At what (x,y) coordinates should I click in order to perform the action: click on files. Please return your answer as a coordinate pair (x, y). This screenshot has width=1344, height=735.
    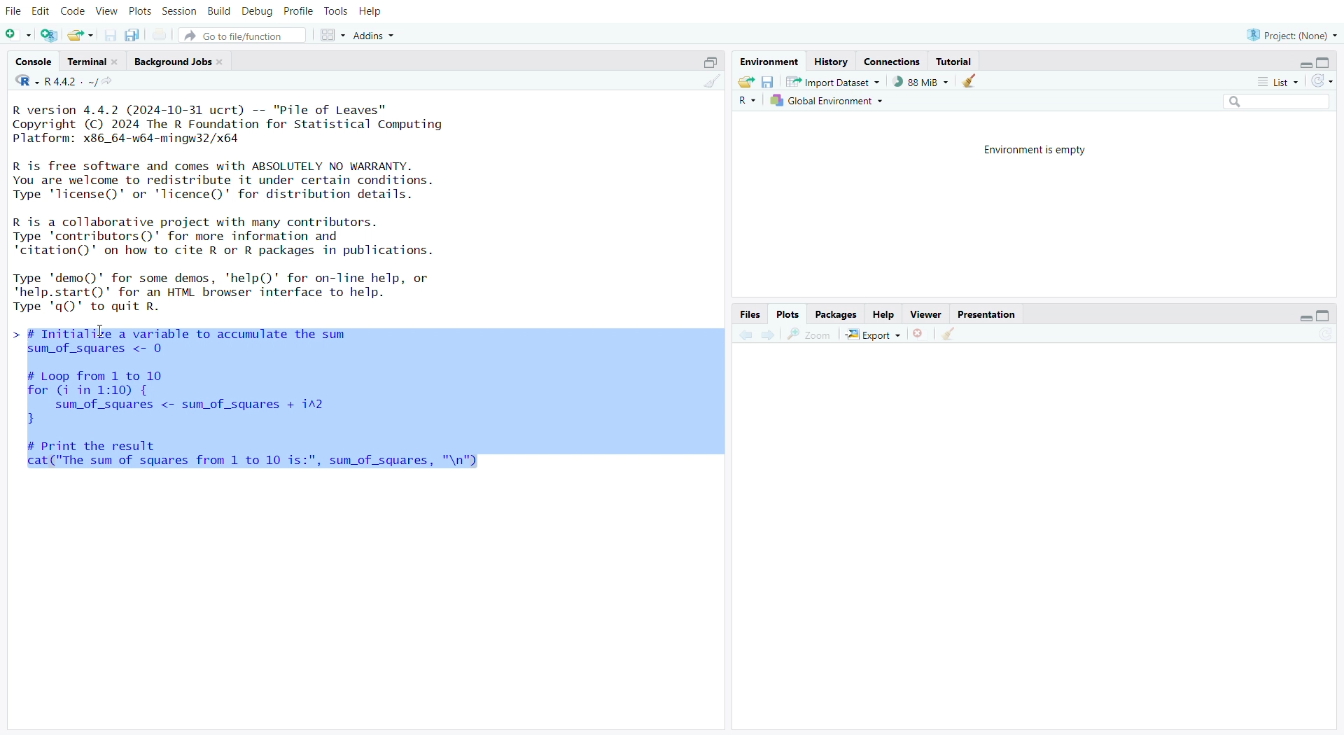
    Looking at the image, I should click on (750, 314).